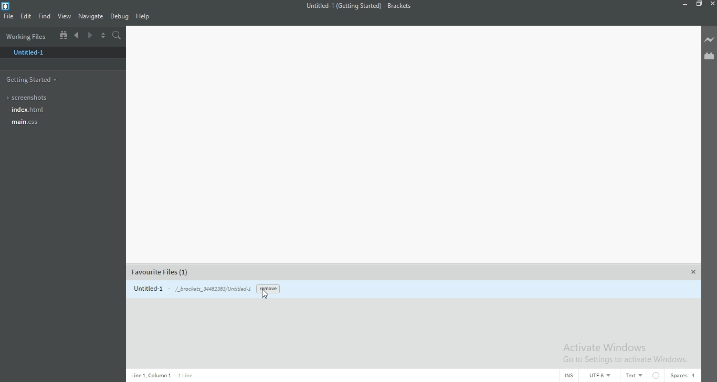  I want to click on Edit, so click(26, 17).